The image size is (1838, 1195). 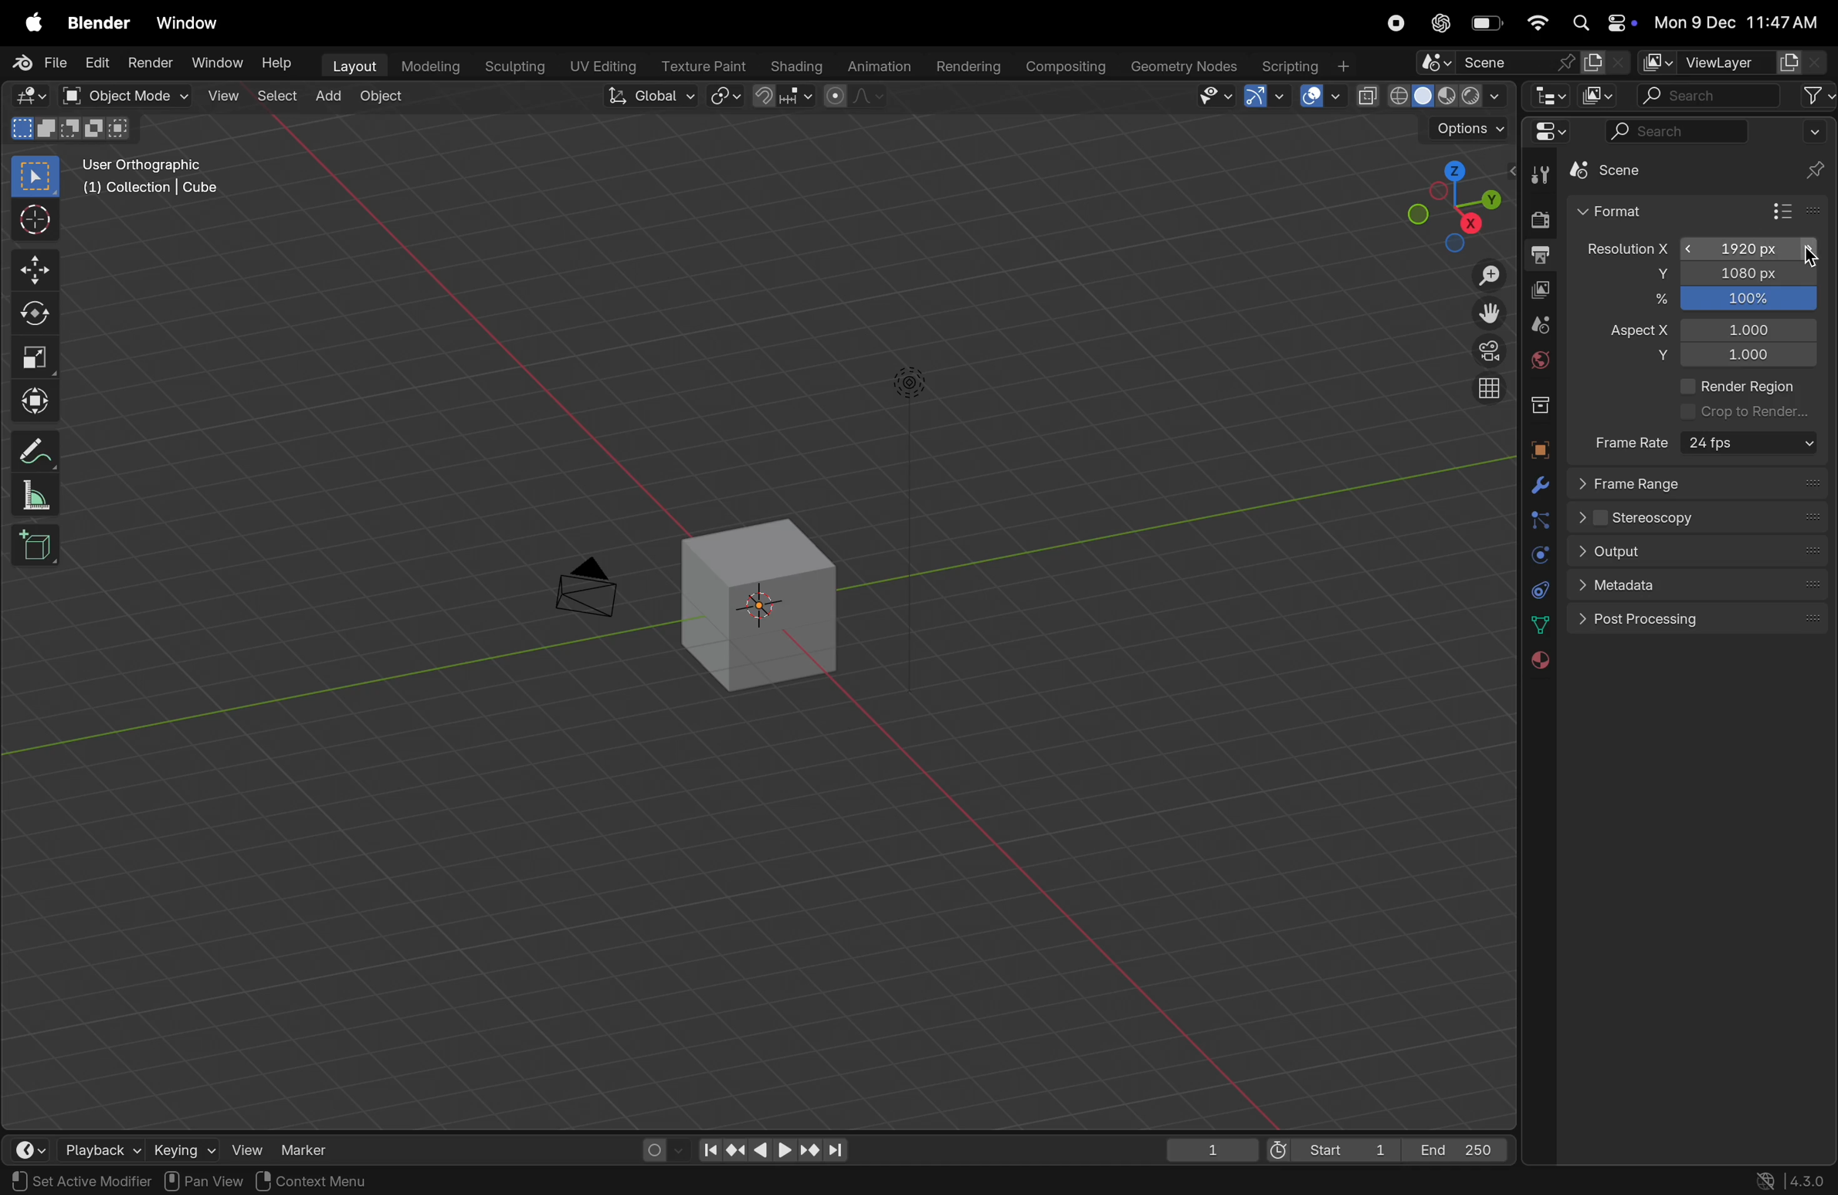 I want to click on cube, so click(x=762, y=600).